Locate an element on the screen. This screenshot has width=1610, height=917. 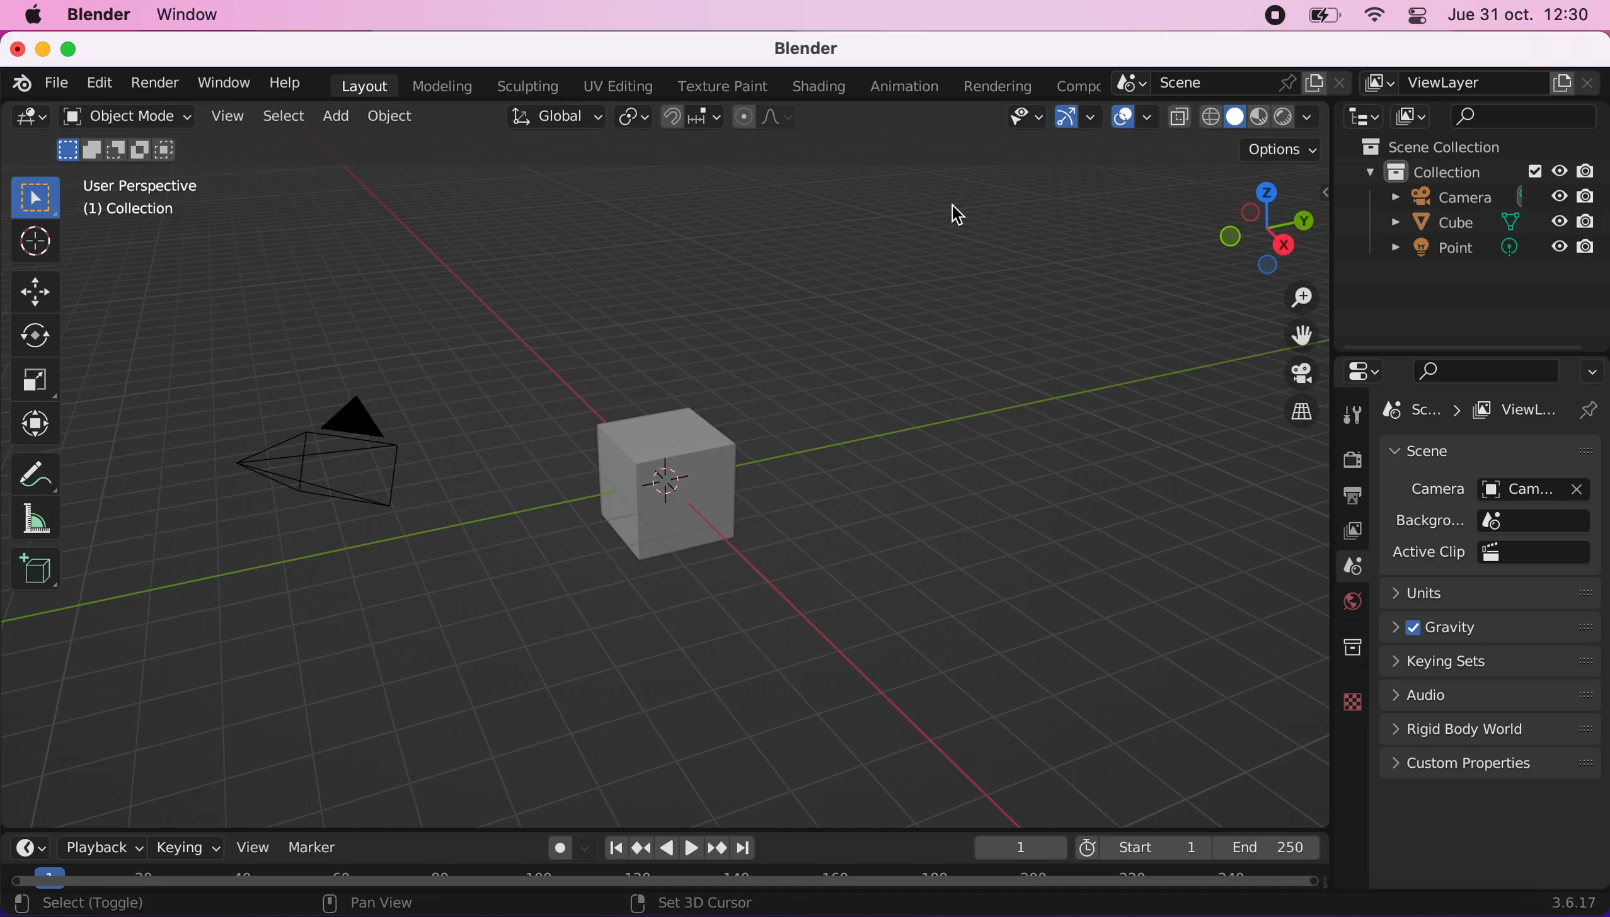
edit is located at coordinates (101, 85).